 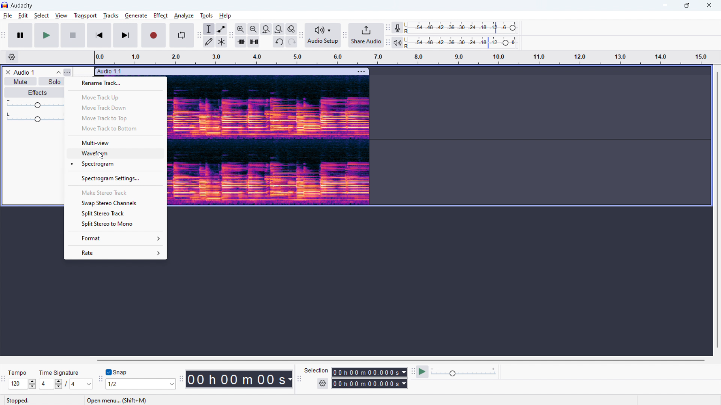 What do you see at coordinates (223, 72) in the screenshot?
I see `click to move` at bounding box center [223, 72].